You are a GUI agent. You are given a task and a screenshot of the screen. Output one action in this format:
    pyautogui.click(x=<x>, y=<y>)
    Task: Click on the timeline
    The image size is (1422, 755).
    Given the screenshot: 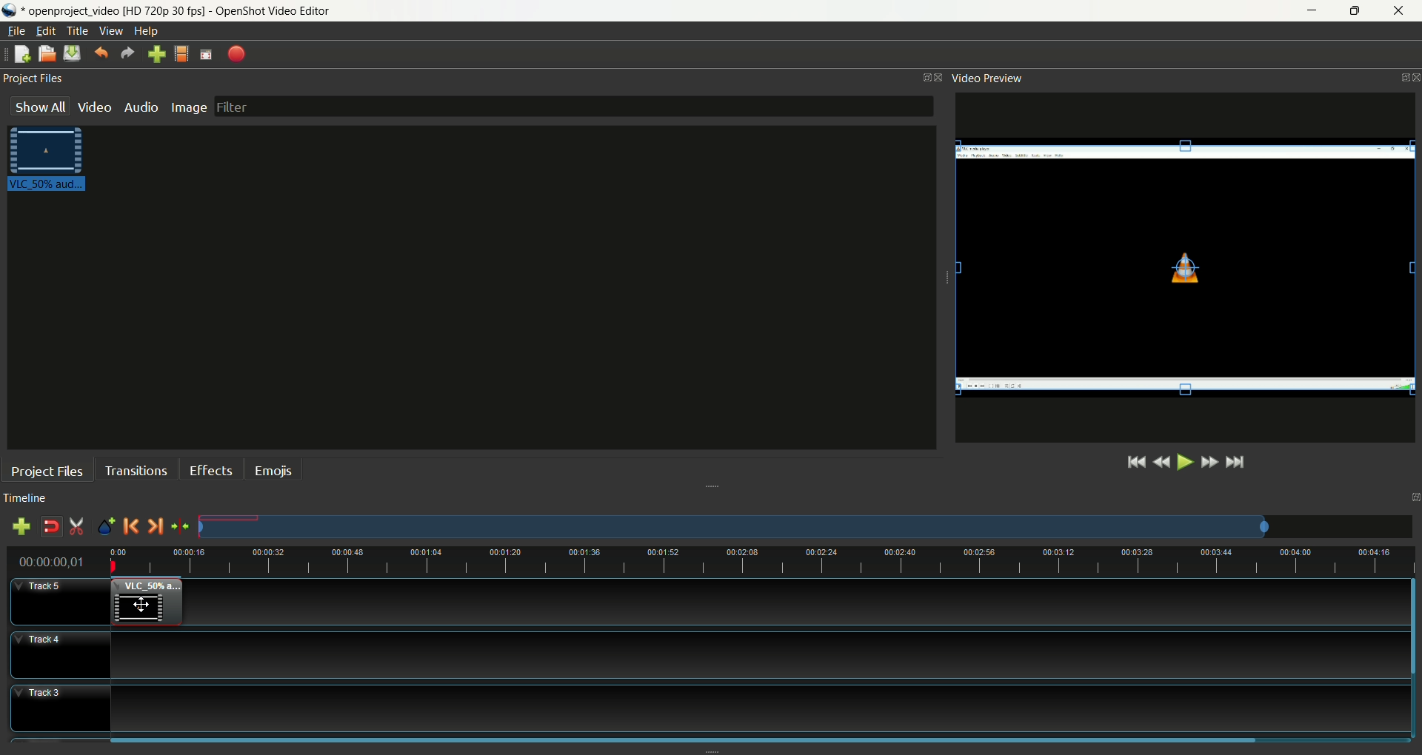 What is the action you would take?
    pyautogui.click(x=761, y=563)
    